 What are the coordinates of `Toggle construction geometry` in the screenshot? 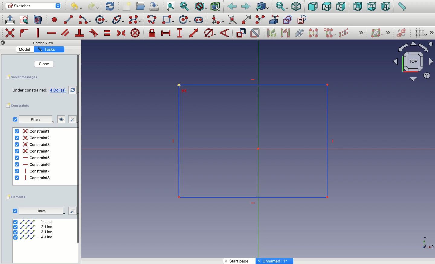 It's located at (302, 19).